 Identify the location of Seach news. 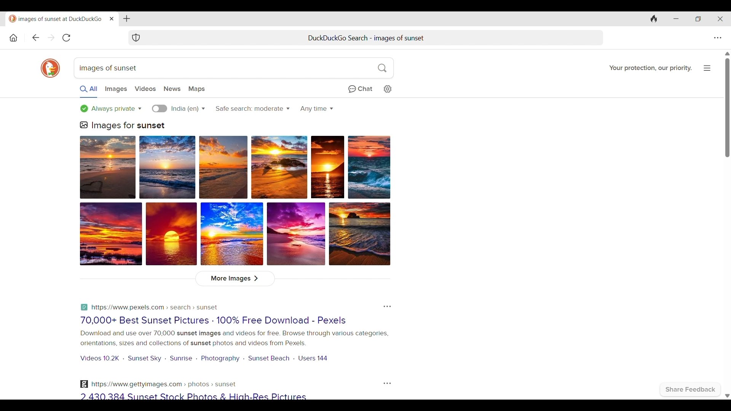
(172, 89).